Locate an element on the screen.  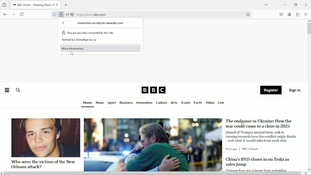
Search is located at coordinates (18, 90).